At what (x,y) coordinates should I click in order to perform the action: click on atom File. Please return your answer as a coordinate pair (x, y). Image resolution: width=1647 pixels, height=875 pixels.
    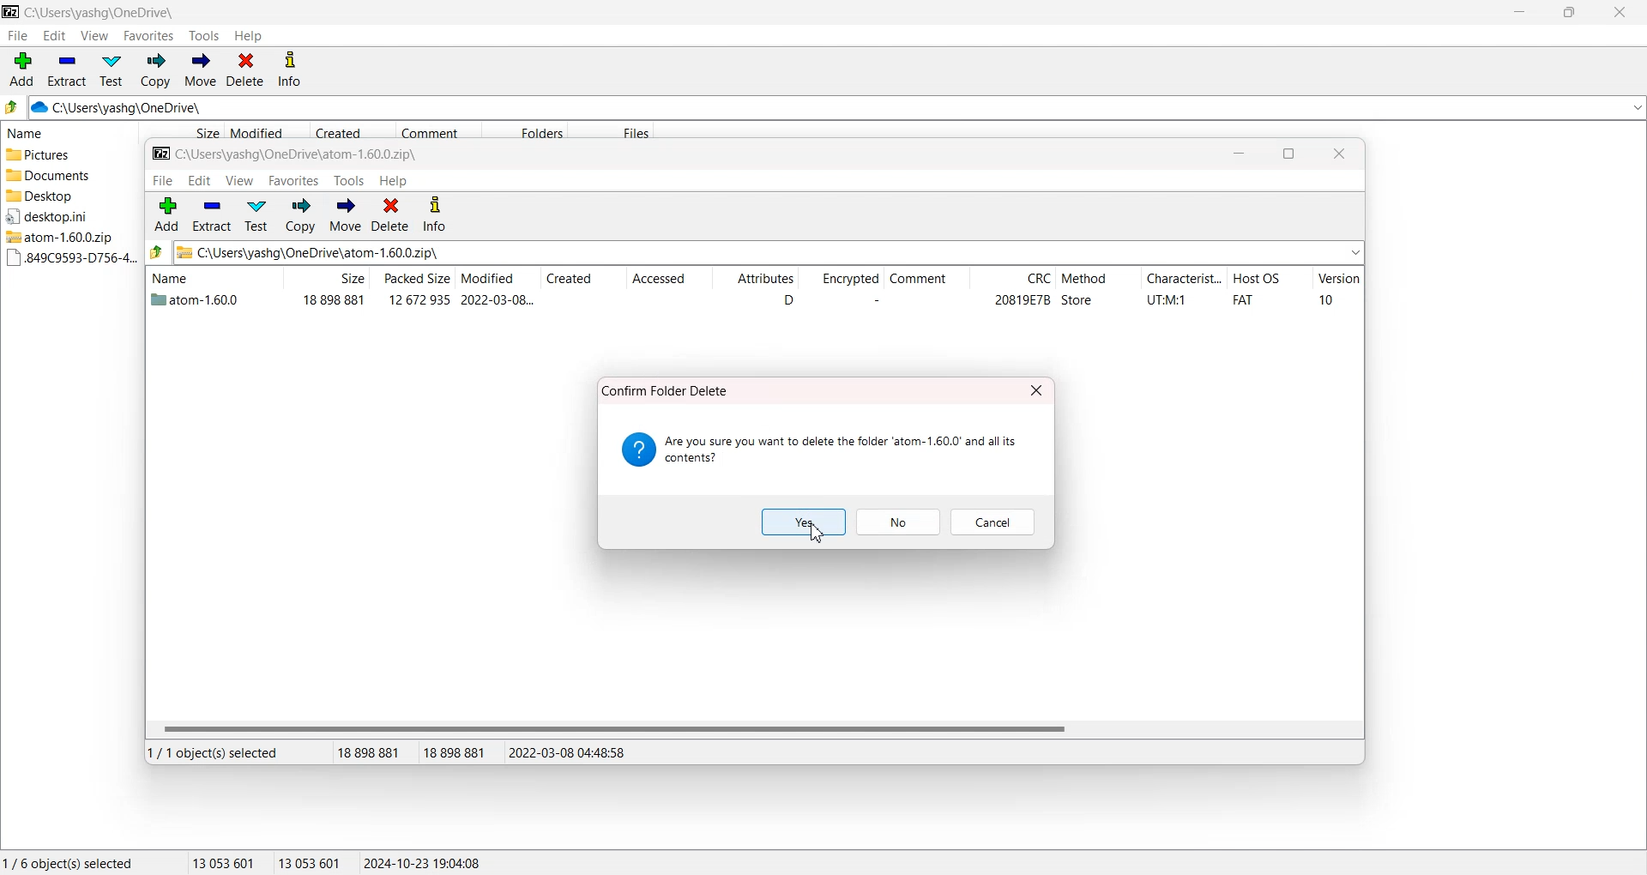
    Looking at the image, I should click on (197, 302).